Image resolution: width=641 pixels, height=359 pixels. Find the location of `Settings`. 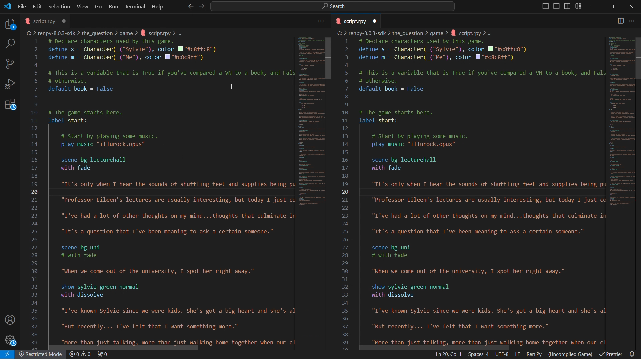

Settings is located at coordinates (12, 341).